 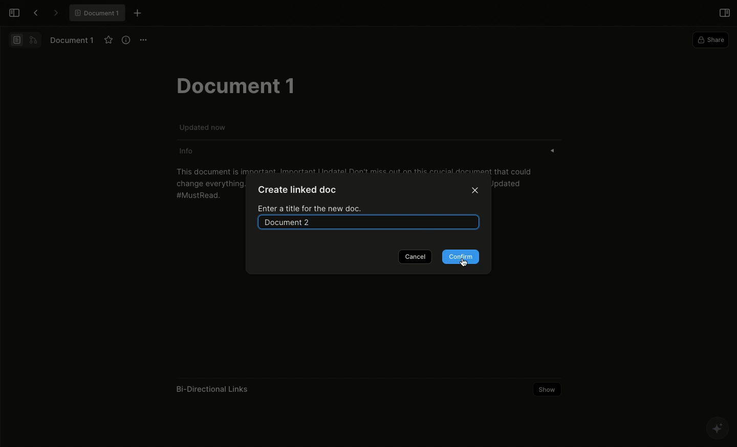 What do you see at coordinates (14, 13) in the screenshot?
I see `Open sidebar` at bounding box center [14, 13].